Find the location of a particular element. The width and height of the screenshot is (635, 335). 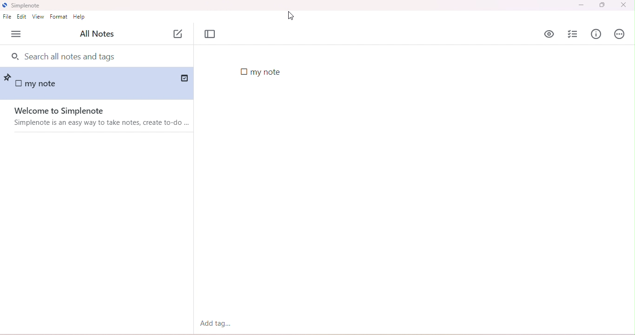

insert checklist is located at coordinates (572, 35).